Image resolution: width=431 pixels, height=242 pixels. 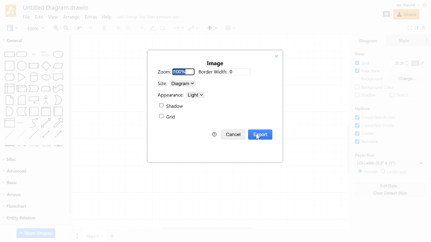 What do you see at coordinates (20, 207) in the screenshot?
I see `Flowchart` at bounding box center [20, 207].